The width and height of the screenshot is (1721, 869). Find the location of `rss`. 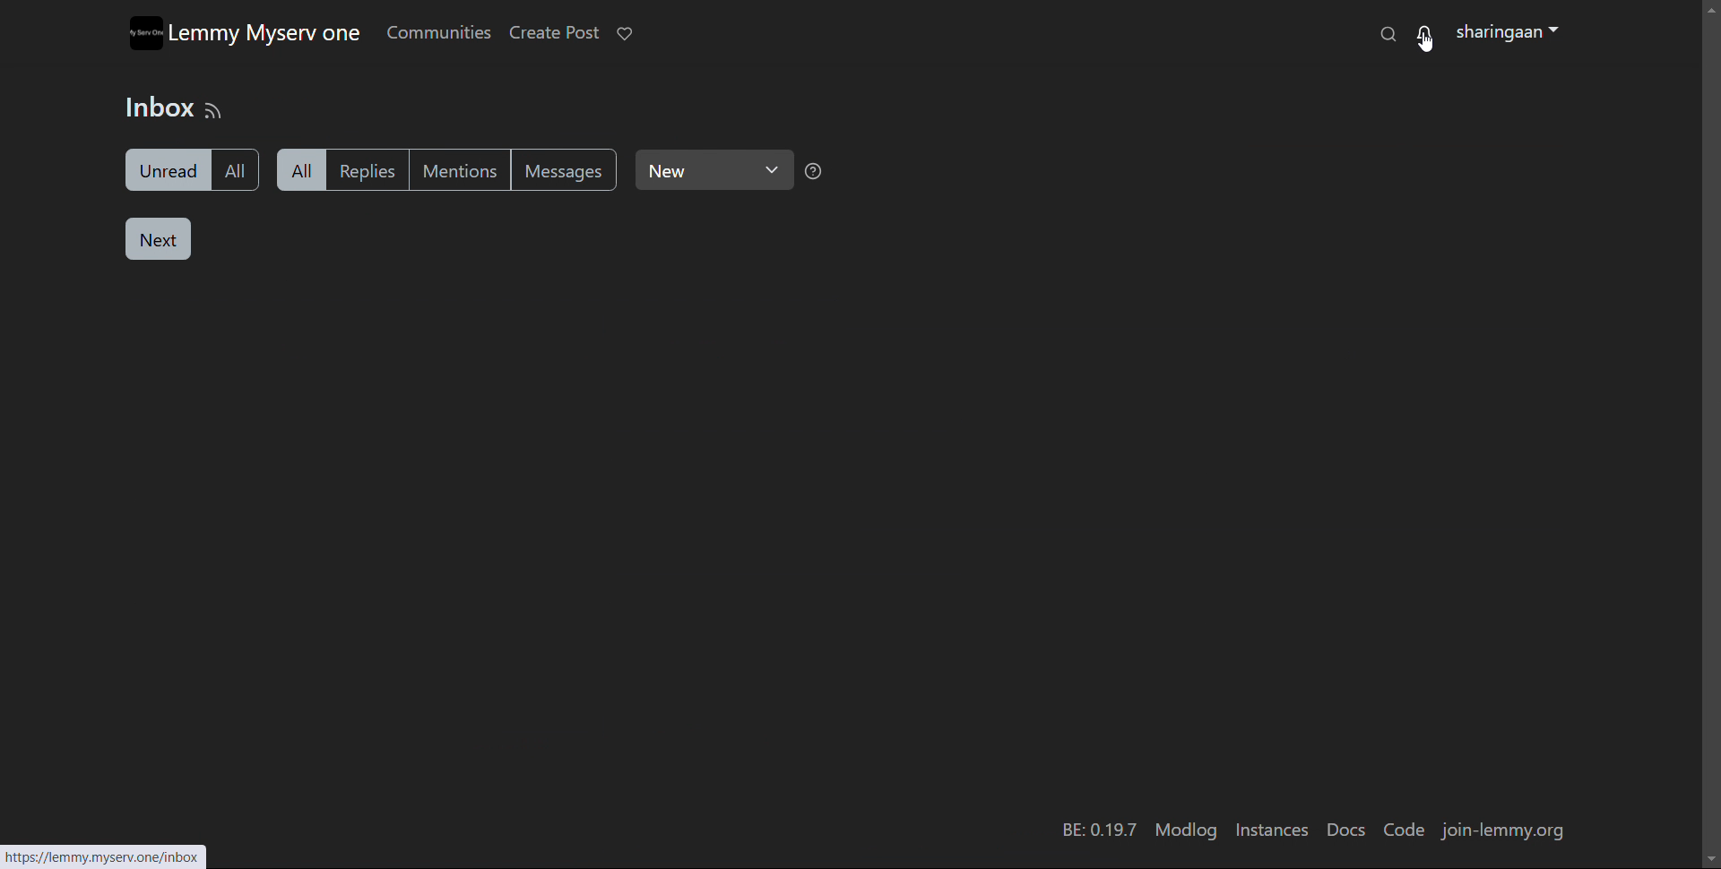

rss is located at coordinates (214, 110).